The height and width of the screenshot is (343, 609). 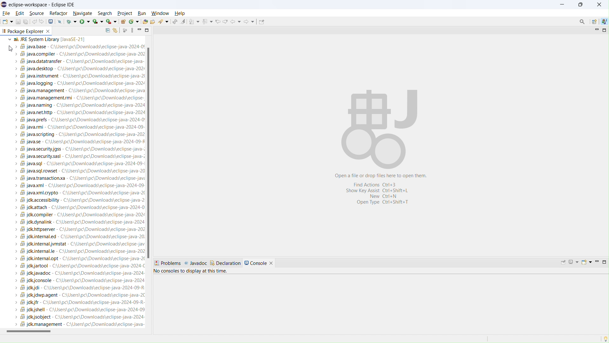 I want to click on minimize, so click(x=139, y=30).